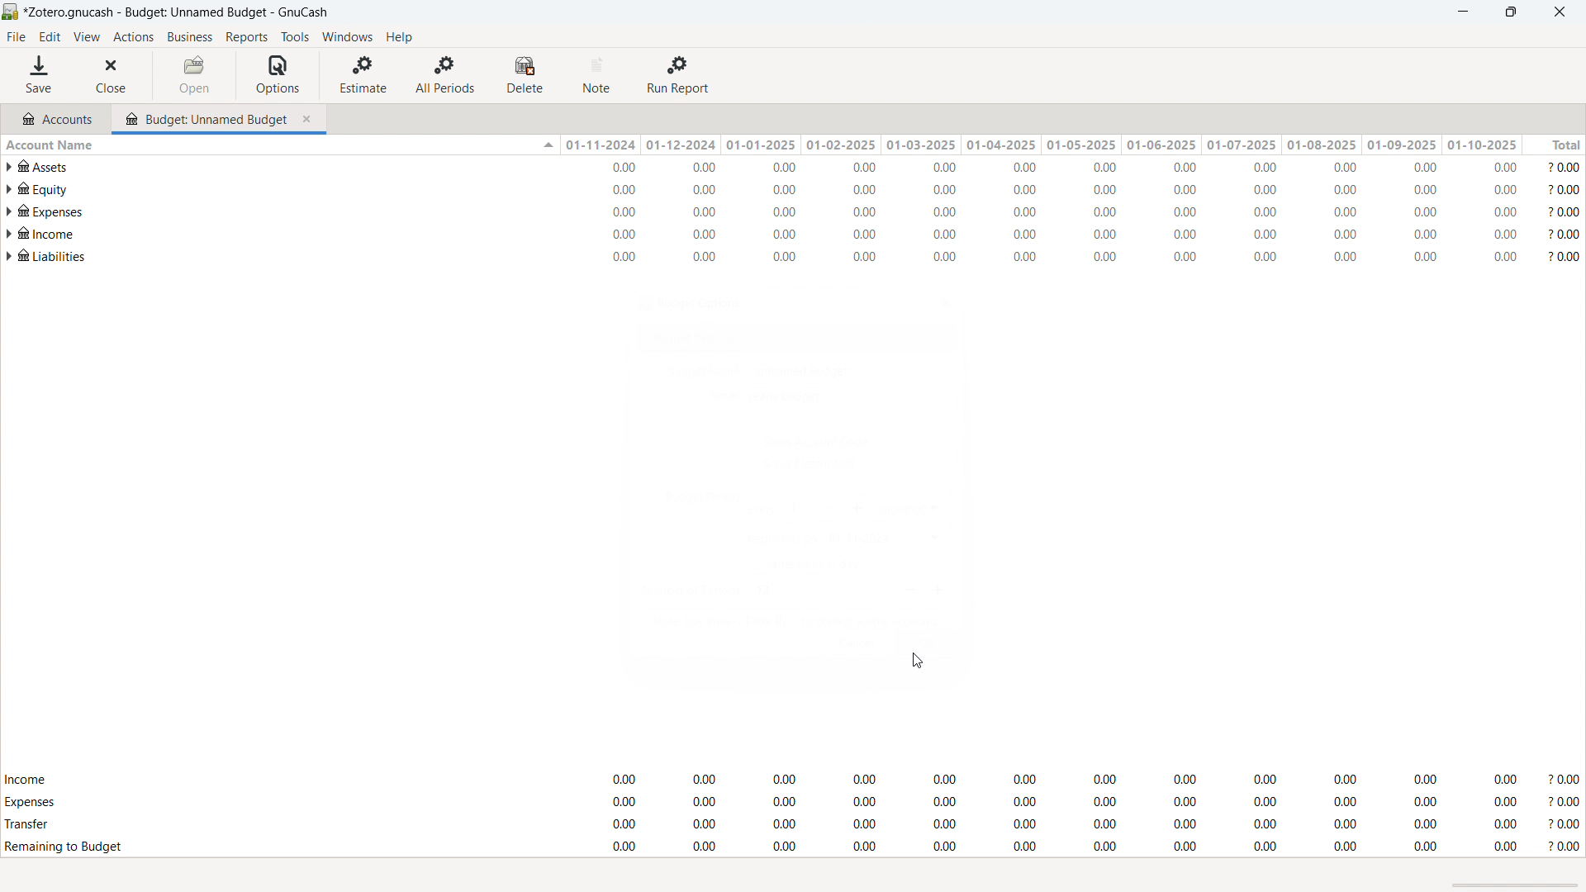 This screenshot has height=892, width=1586. Describe the element at coordinates (206, 115) in the screenshot. I see `budget tab` at that location.